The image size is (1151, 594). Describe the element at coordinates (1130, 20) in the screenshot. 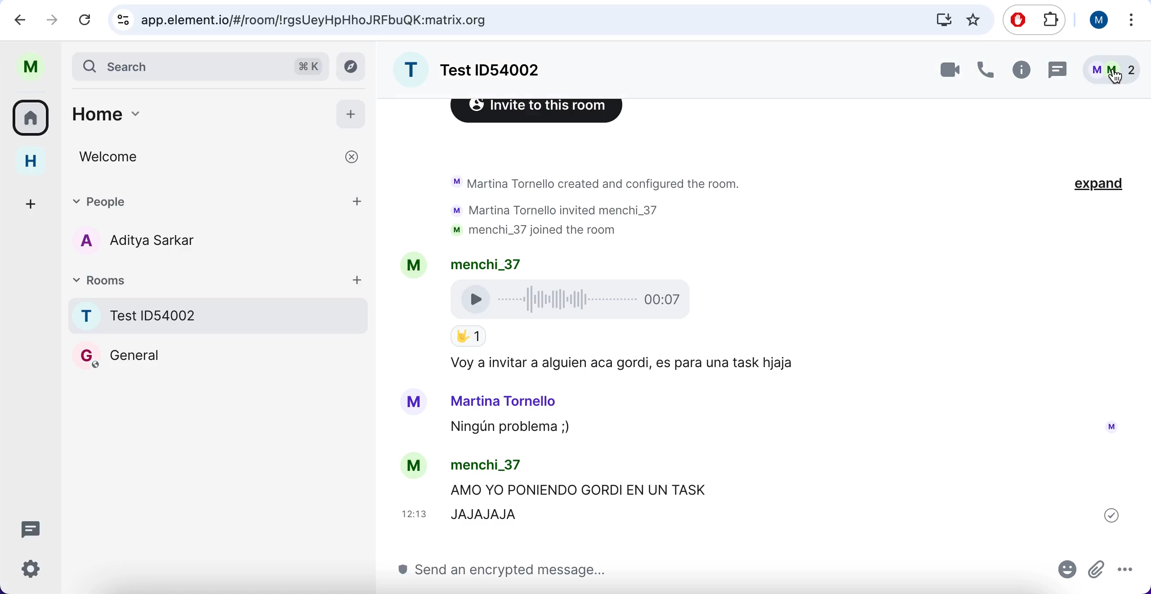

I see `options` at that location.